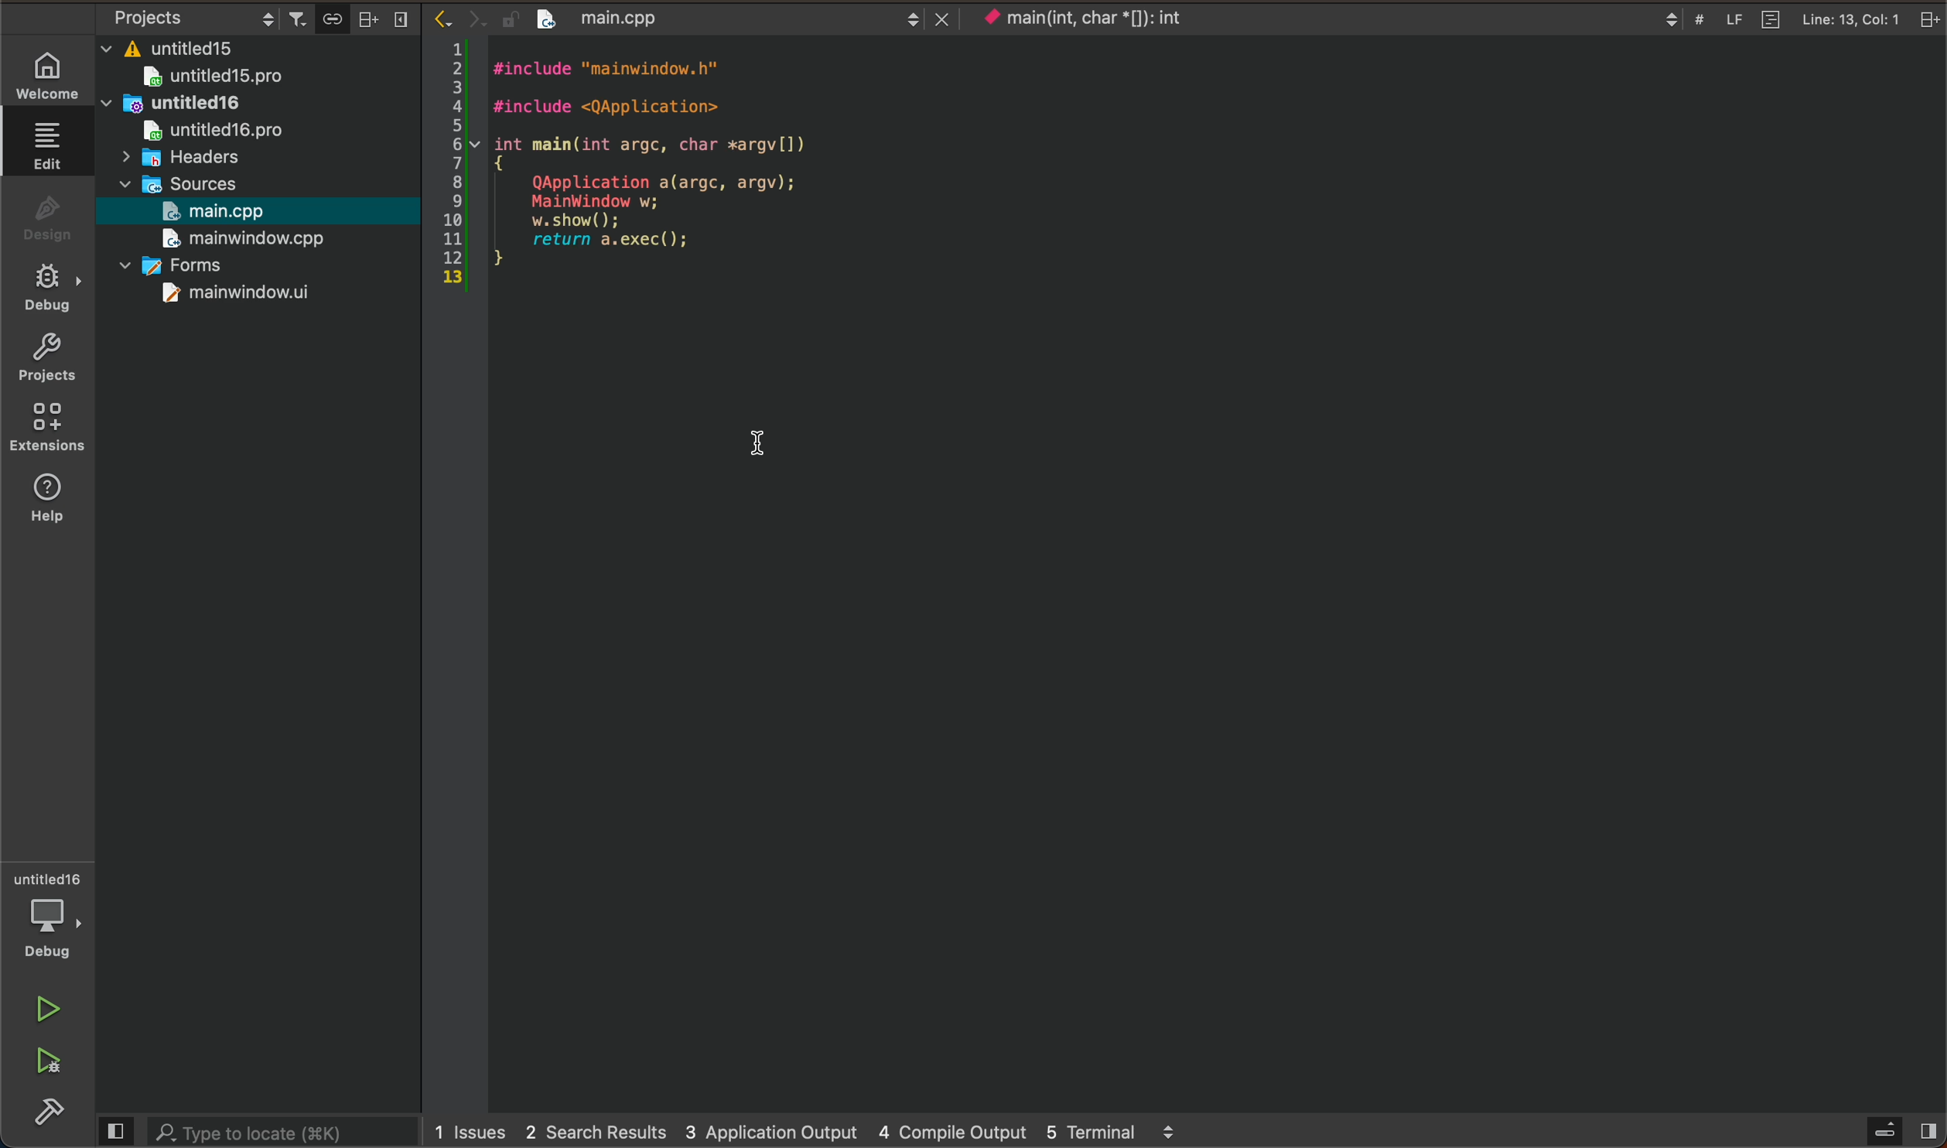  What do you see at coordinates (1895, 1131) in the screenshot?
I see `sidebar open` at bounding box center [1895, 1131].